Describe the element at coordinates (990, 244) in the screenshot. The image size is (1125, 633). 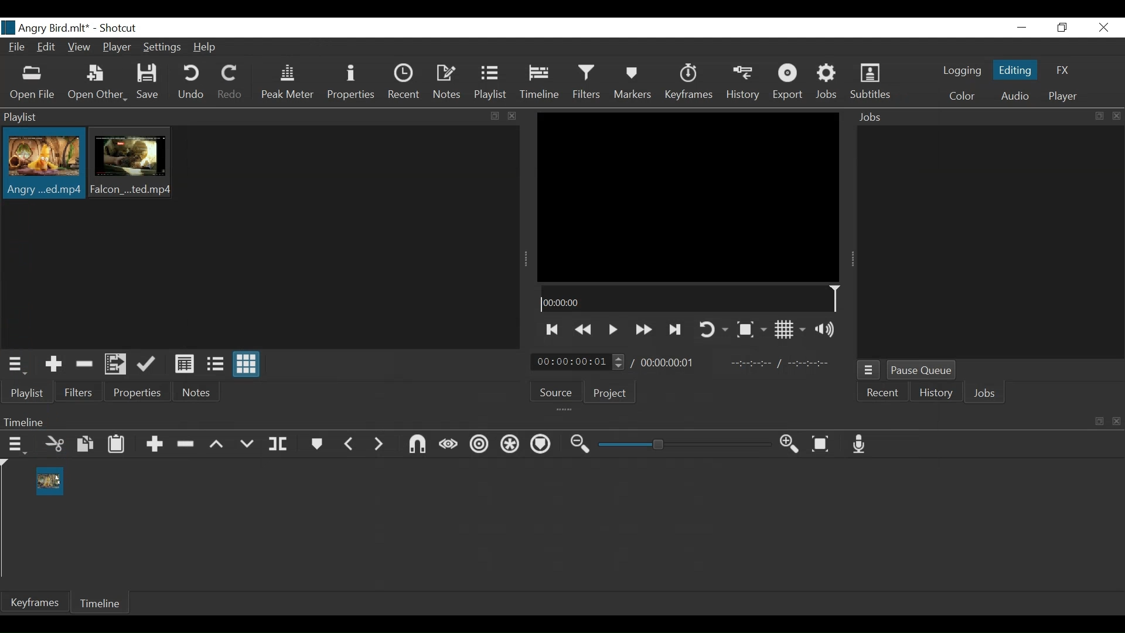
I see `Jobs Panel` at that location.